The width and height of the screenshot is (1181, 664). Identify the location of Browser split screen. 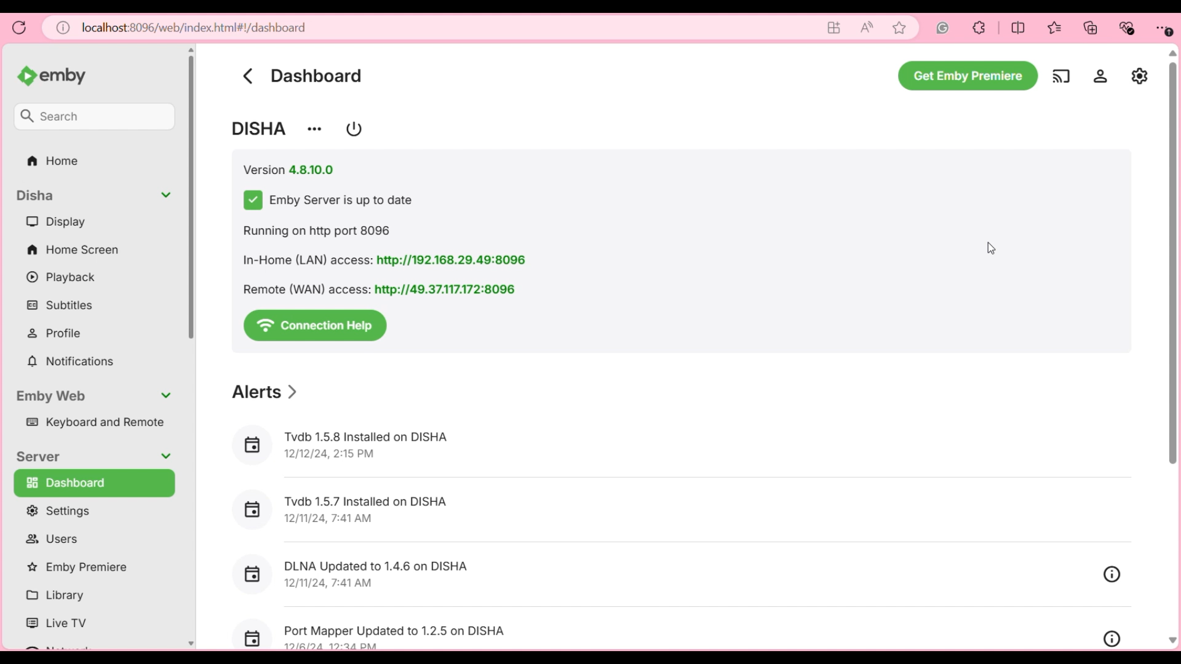
(1019, 28).